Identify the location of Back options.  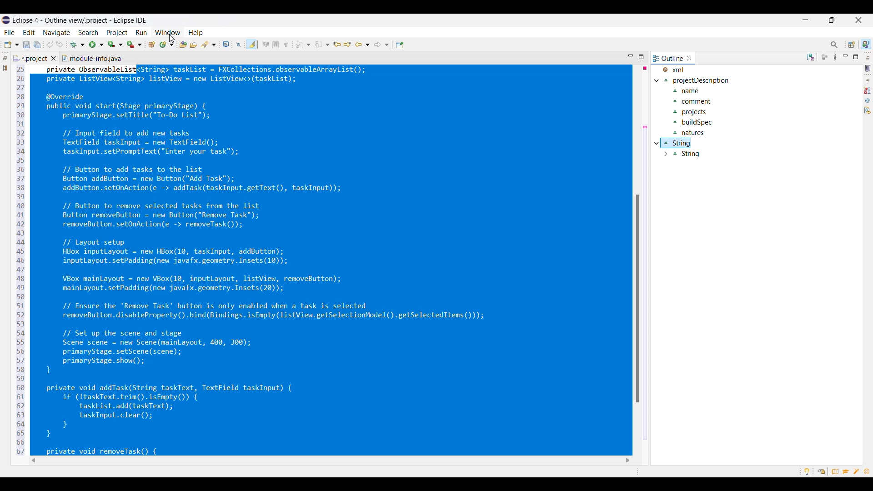
(362, 45).